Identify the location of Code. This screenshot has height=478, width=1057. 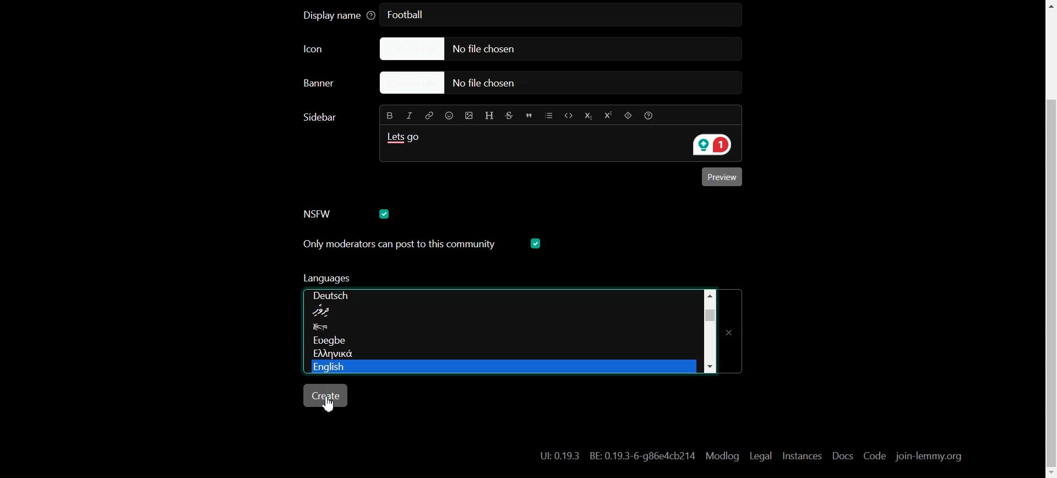
(874, 457).